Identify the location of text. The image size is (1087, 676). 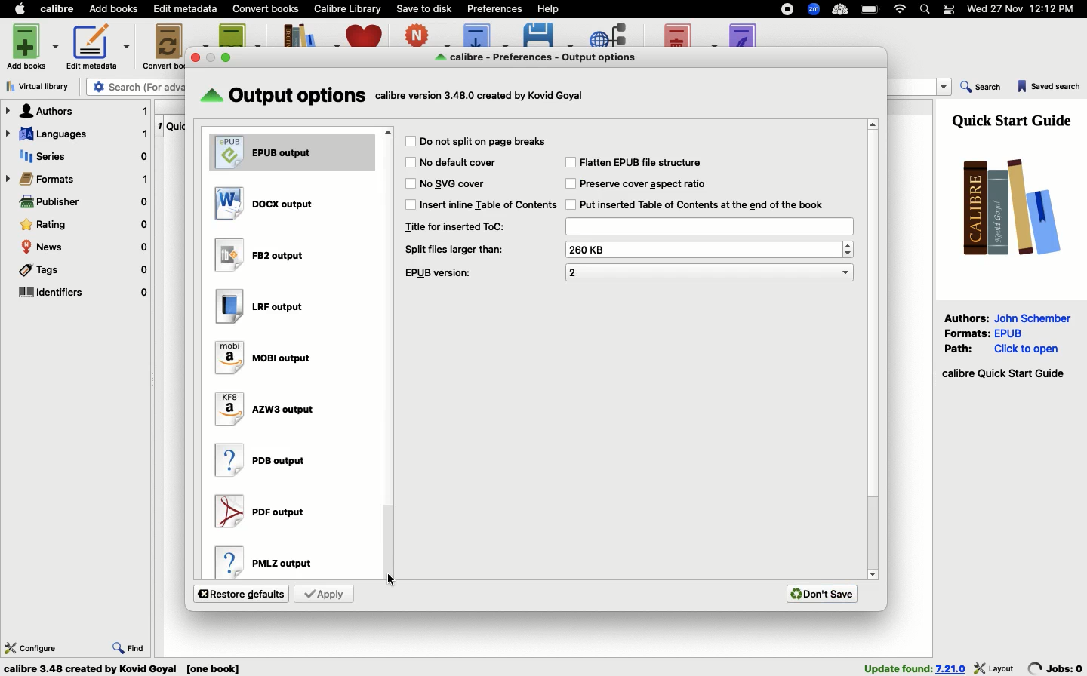
(482, 95).